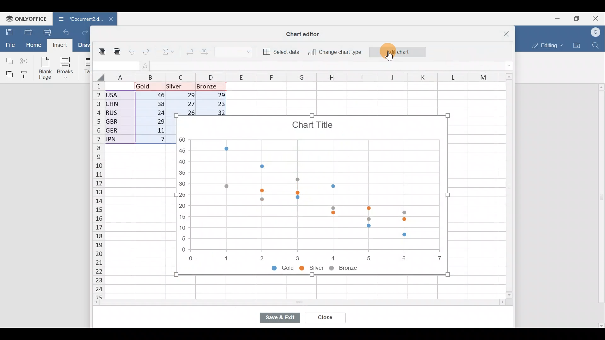  I want to click on Scroll bar, so click(507, 186).